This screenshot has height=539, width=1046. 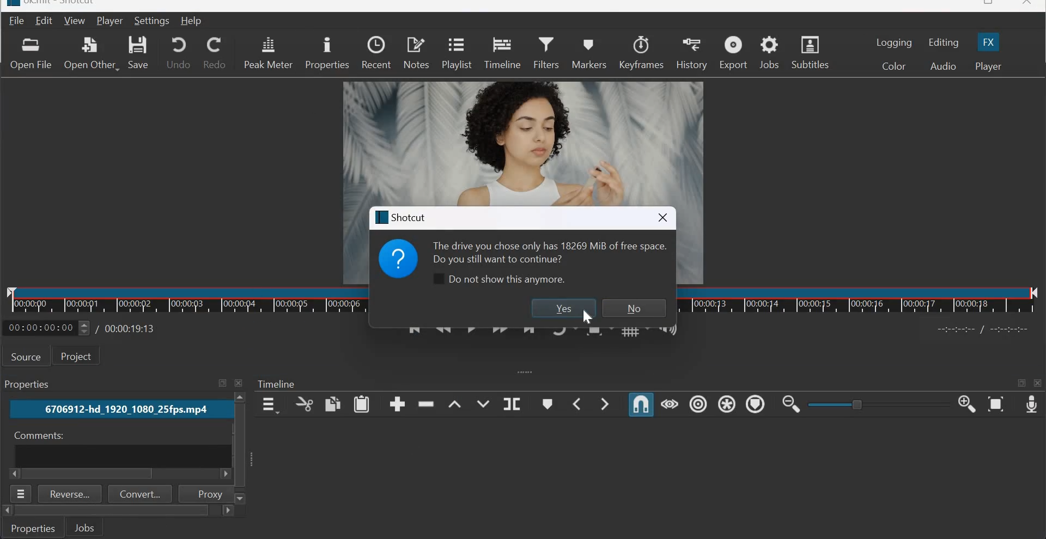 What do you see at coordinates (860, 299) in the screenshot?
I see `timeline` at bounding box center [860, 299].